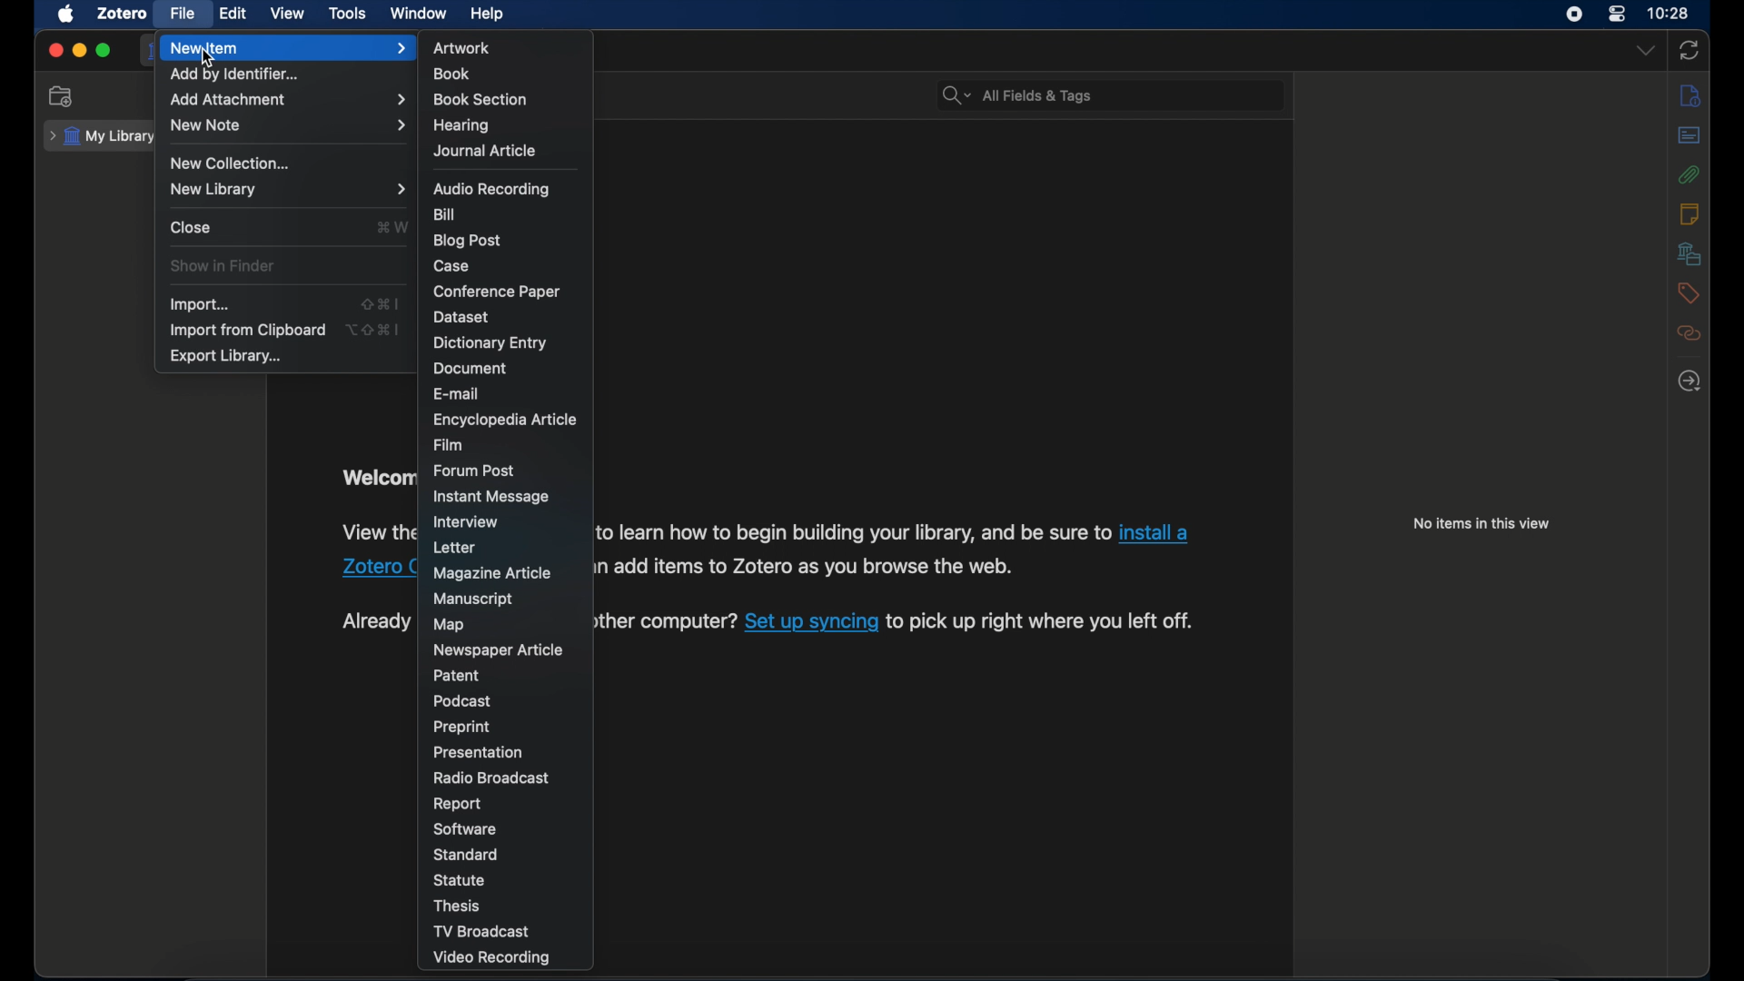  Describe the element at coordinates (660, 622) in the screenshot. I see `link` at that location.